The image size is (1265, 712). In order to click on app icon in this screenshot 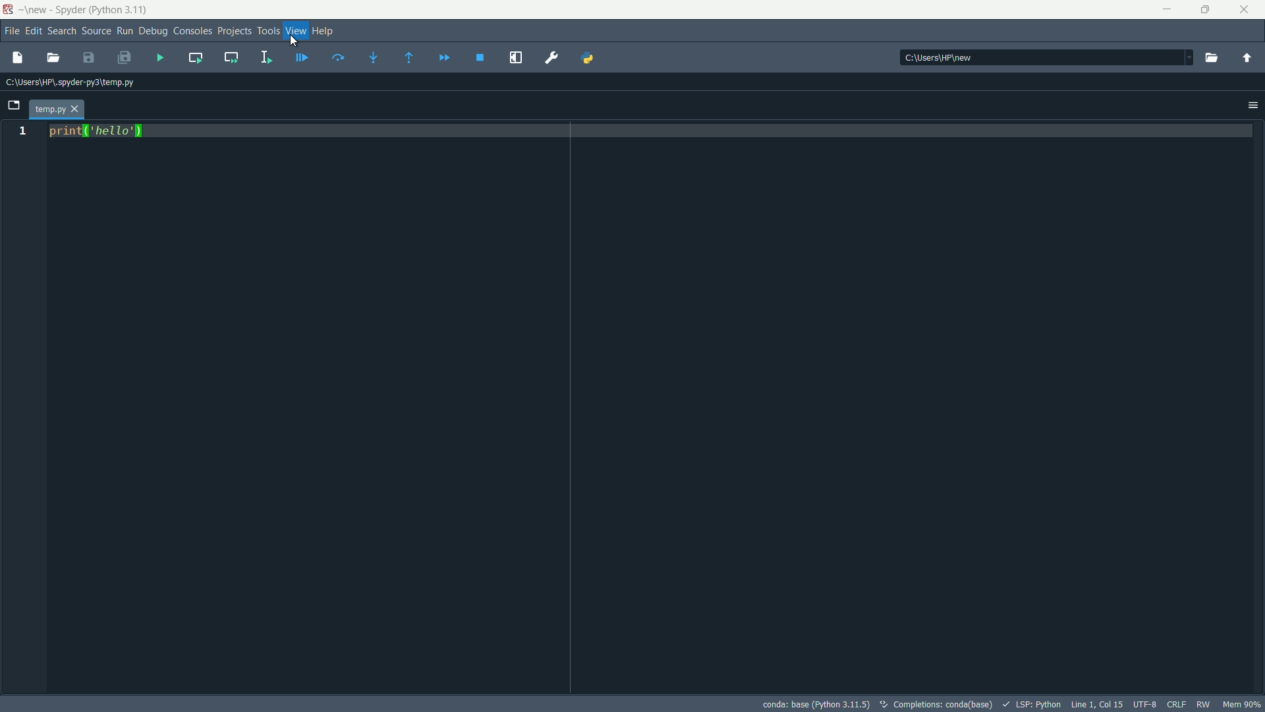, I will do `click(8, 10)`.